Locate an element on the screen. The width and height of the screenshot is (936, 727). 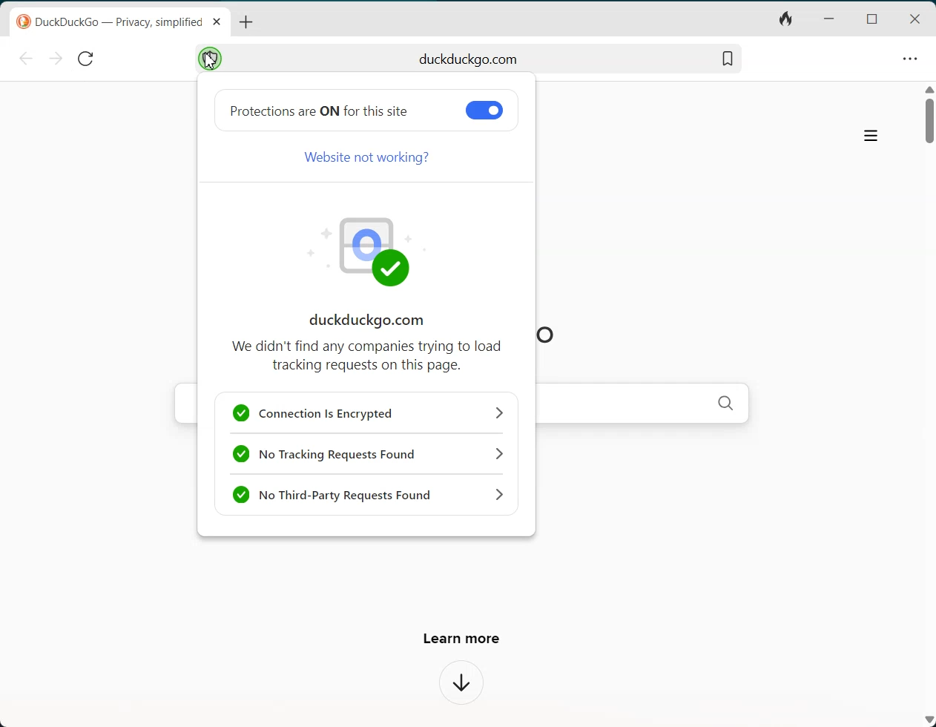
duckduckgo - privacy, simplified is located at coordinates (109, 23).